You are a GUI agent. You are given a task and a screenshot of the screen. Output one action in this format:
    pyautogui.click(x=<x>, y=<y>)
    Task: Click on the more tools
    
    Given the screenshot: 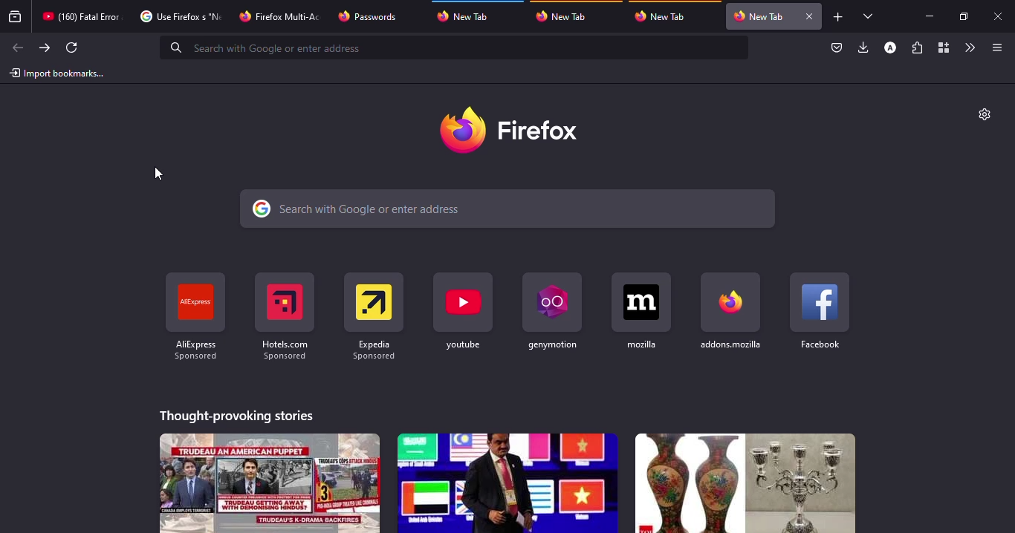 What is the action you would take?
    pyautogui.click(x=968, y=48)
    